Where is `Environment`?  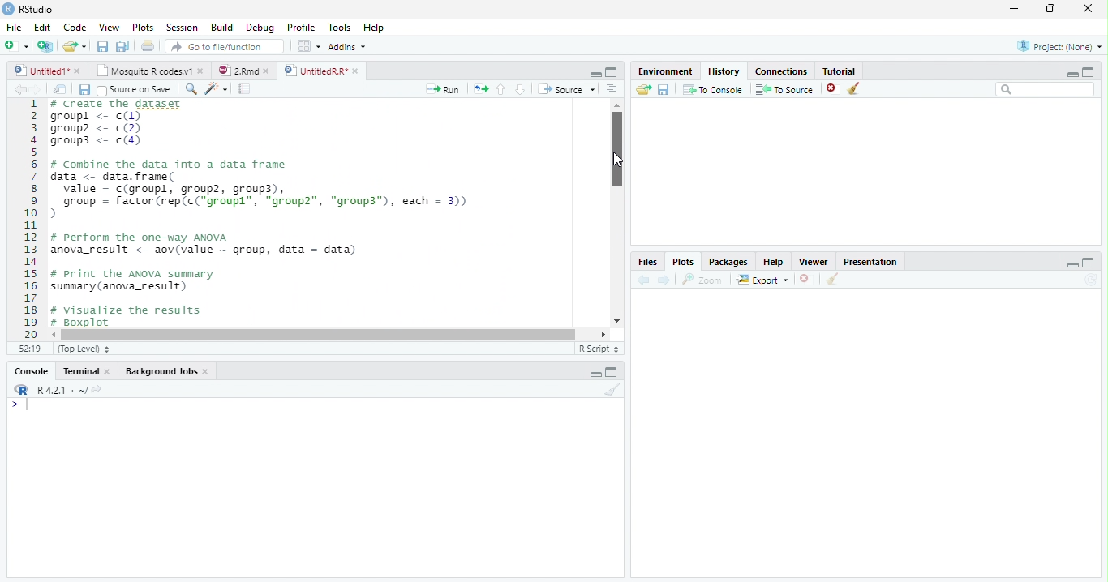
Environment is located at coordinates (665, 71).